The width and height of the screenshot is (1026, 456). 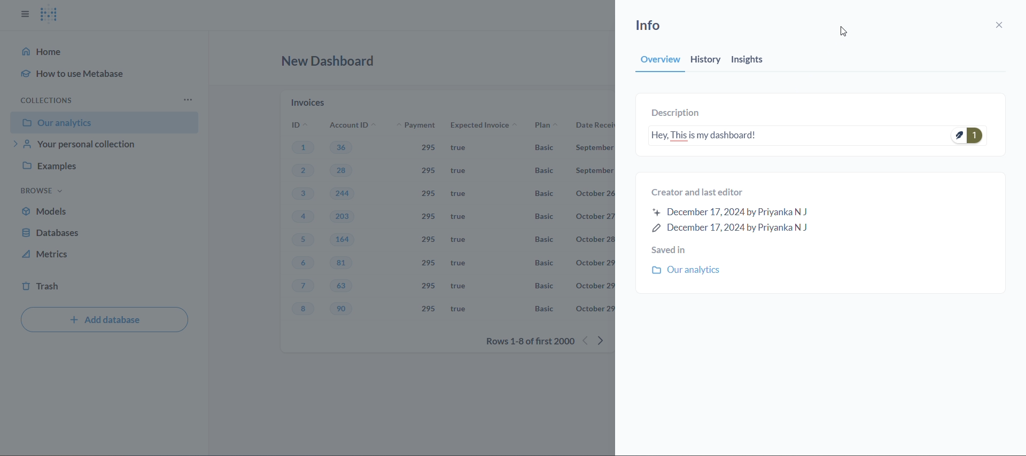 I want to click on created and last editor information, so click(x=742, y=210).